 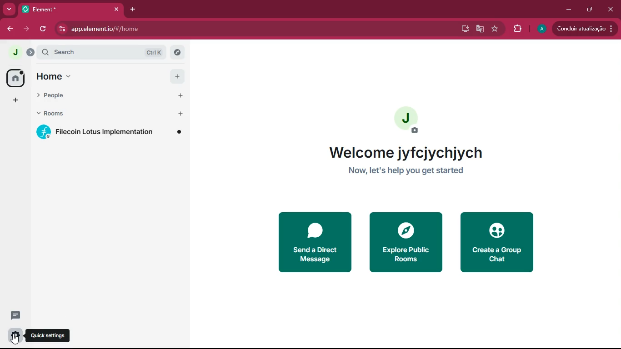 What do you see at coordinates (495, 244) in the screenshot?
I see `create a group chat` at bounding box center [495, 244].